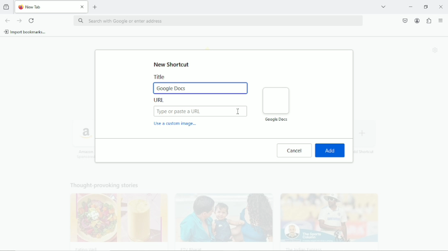 This screenshot has width=448, height=251. I want to click on Use a custom image, so click(176, 125).